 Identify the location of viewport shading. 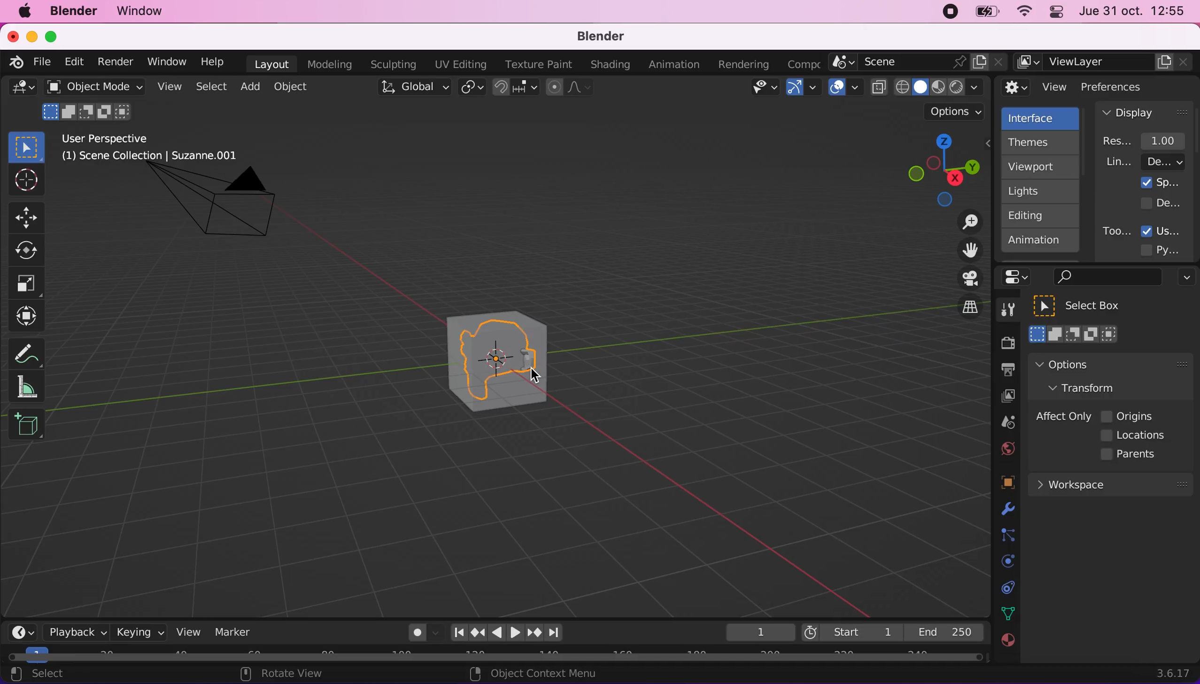
(930, 87).